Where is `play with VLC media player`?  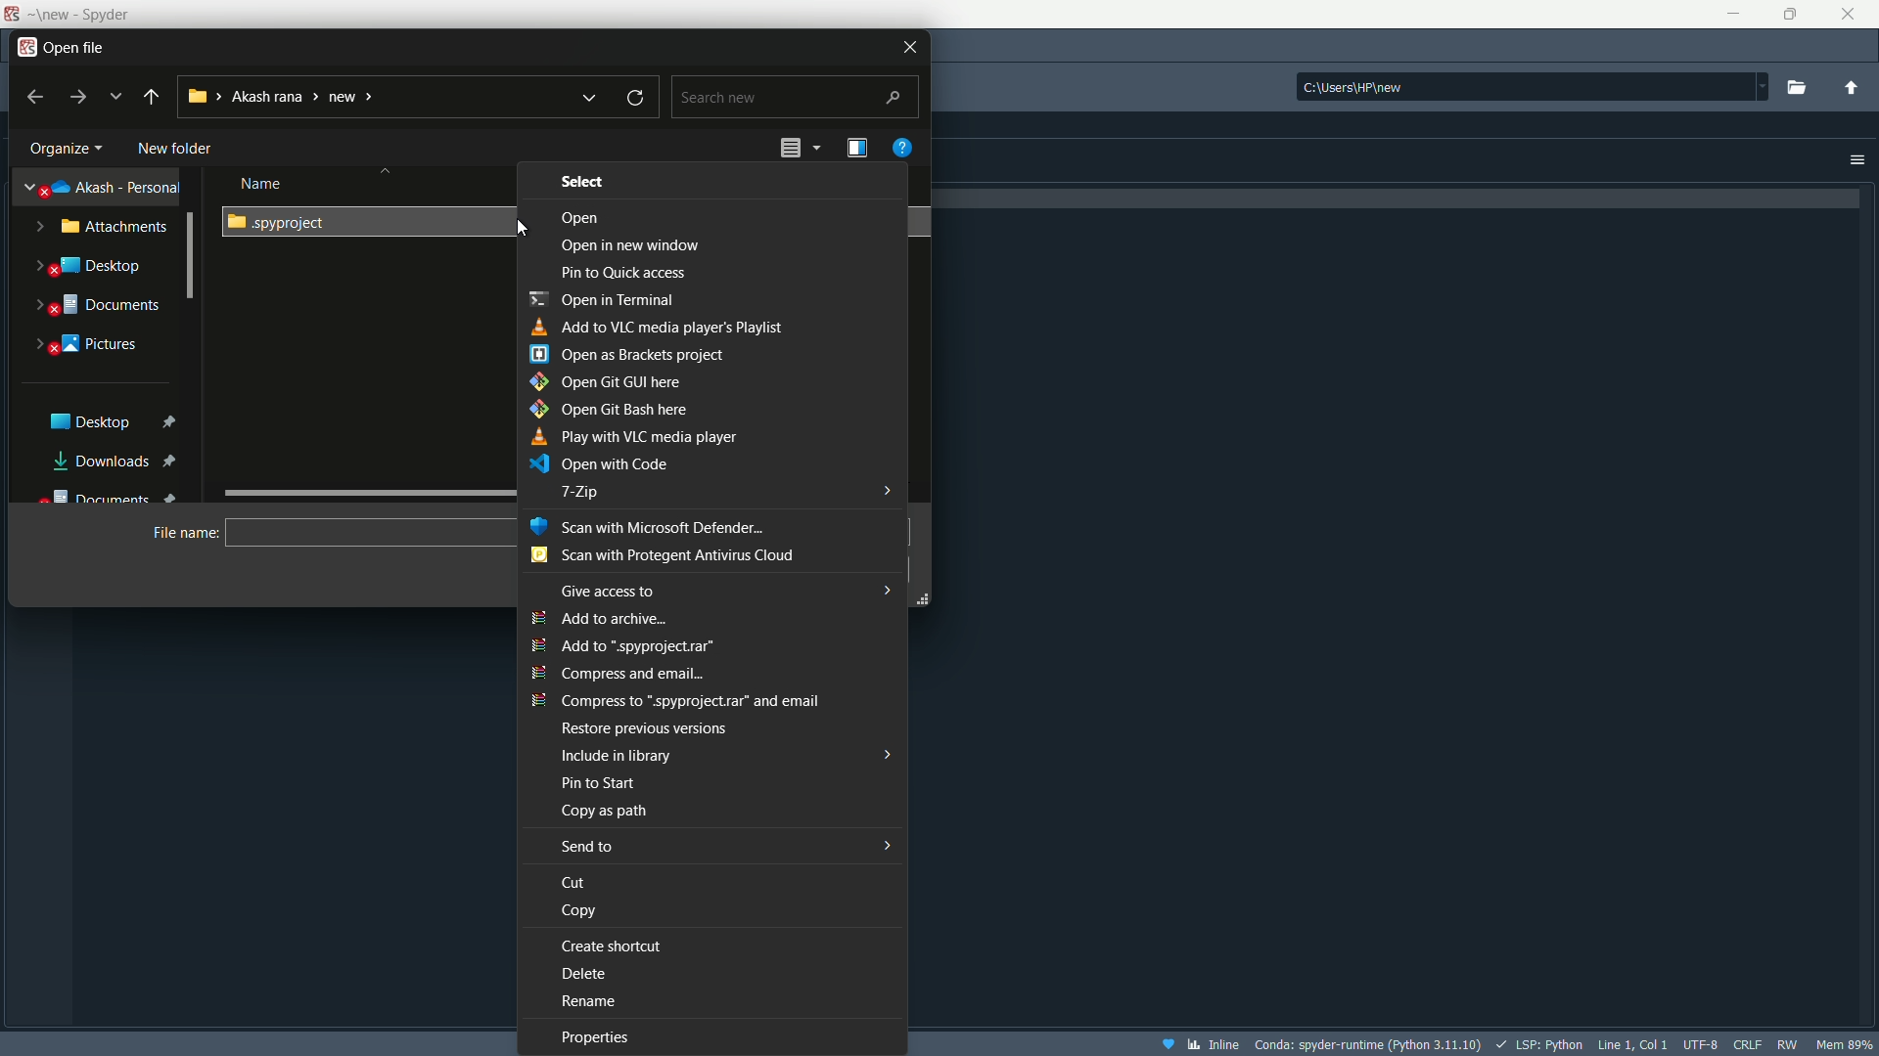 play with VLC media player is located at coordinates (653, 438).